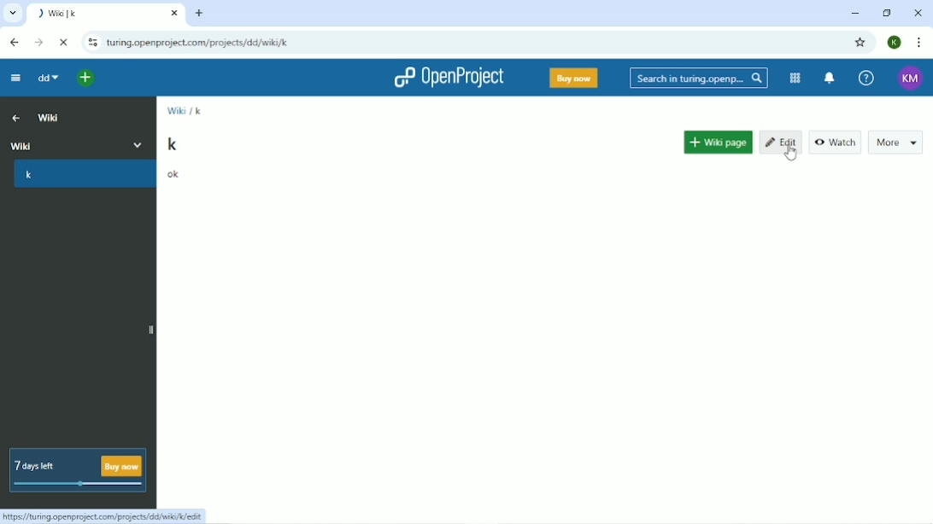 The width and height of the screenshot is (933, 524). What do you see at coordinates (174, 174) in the screenshot?
I see `ok` at bounding box center [174, 174].